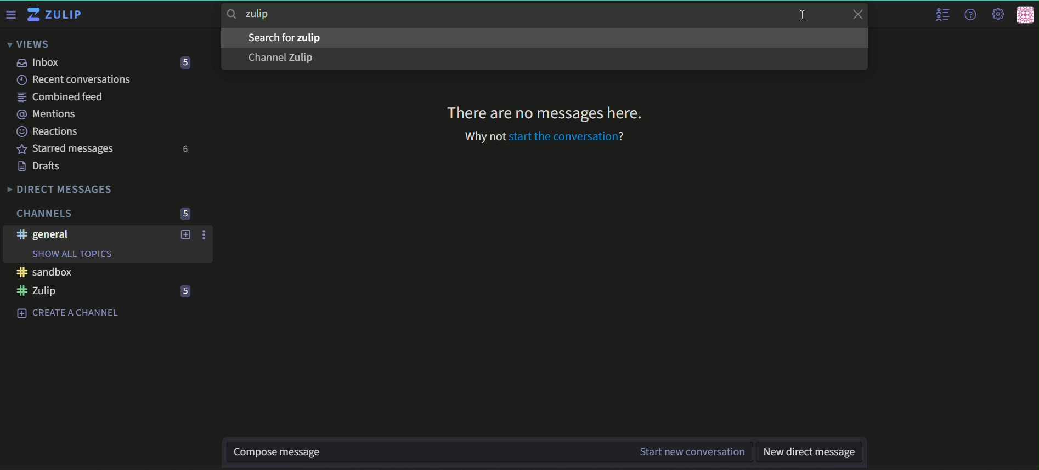 The image size is (1039, 470). What do you see at coordinates (1026, 14) in the screenshot?
I see `personal menu` at bounding box center [1026, 14].